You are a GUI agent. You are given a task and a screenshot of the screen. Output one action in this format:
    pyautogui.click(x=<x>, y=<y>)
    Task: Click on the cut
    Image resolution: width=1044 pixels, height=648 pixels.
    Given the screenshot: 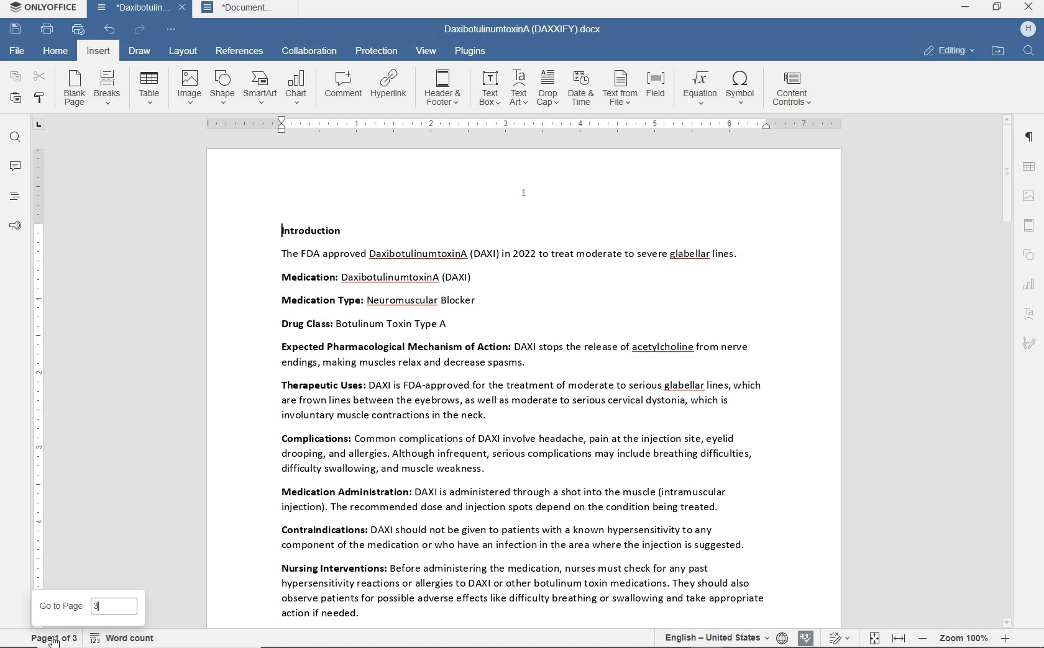 What is the action you would take?
    pyautogui.click(x=40, y=76)
    